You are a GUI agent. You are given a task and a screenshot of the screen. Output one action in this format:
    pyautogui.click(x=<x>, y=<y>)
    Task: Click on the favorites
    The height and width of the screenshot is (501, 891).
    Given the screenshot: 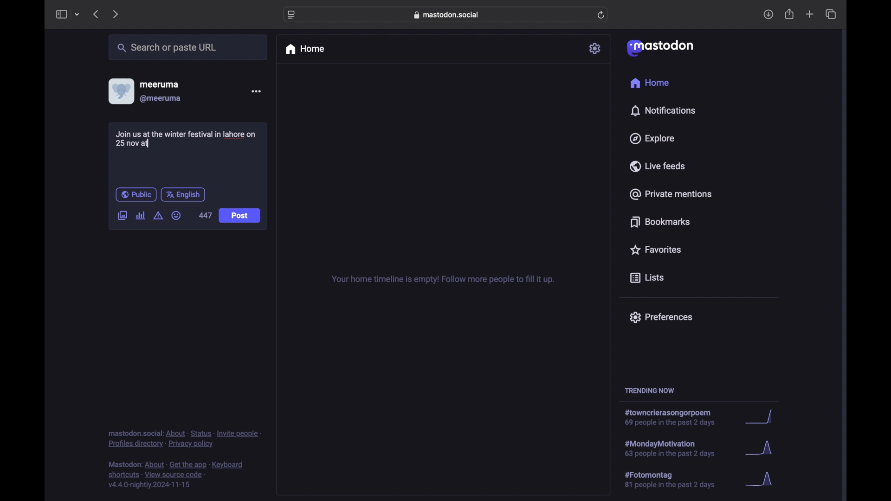 What is the action you would take?
    pyautogui.click(x=655, y=250)
    